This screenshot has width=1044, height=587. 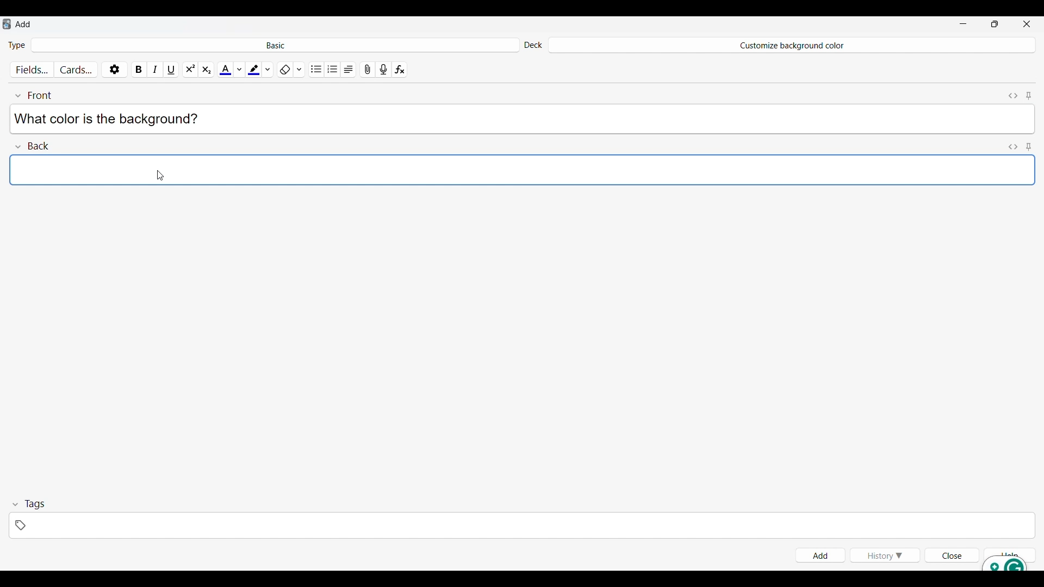 I want to click on Unordered list, so click(x=317, y=68).